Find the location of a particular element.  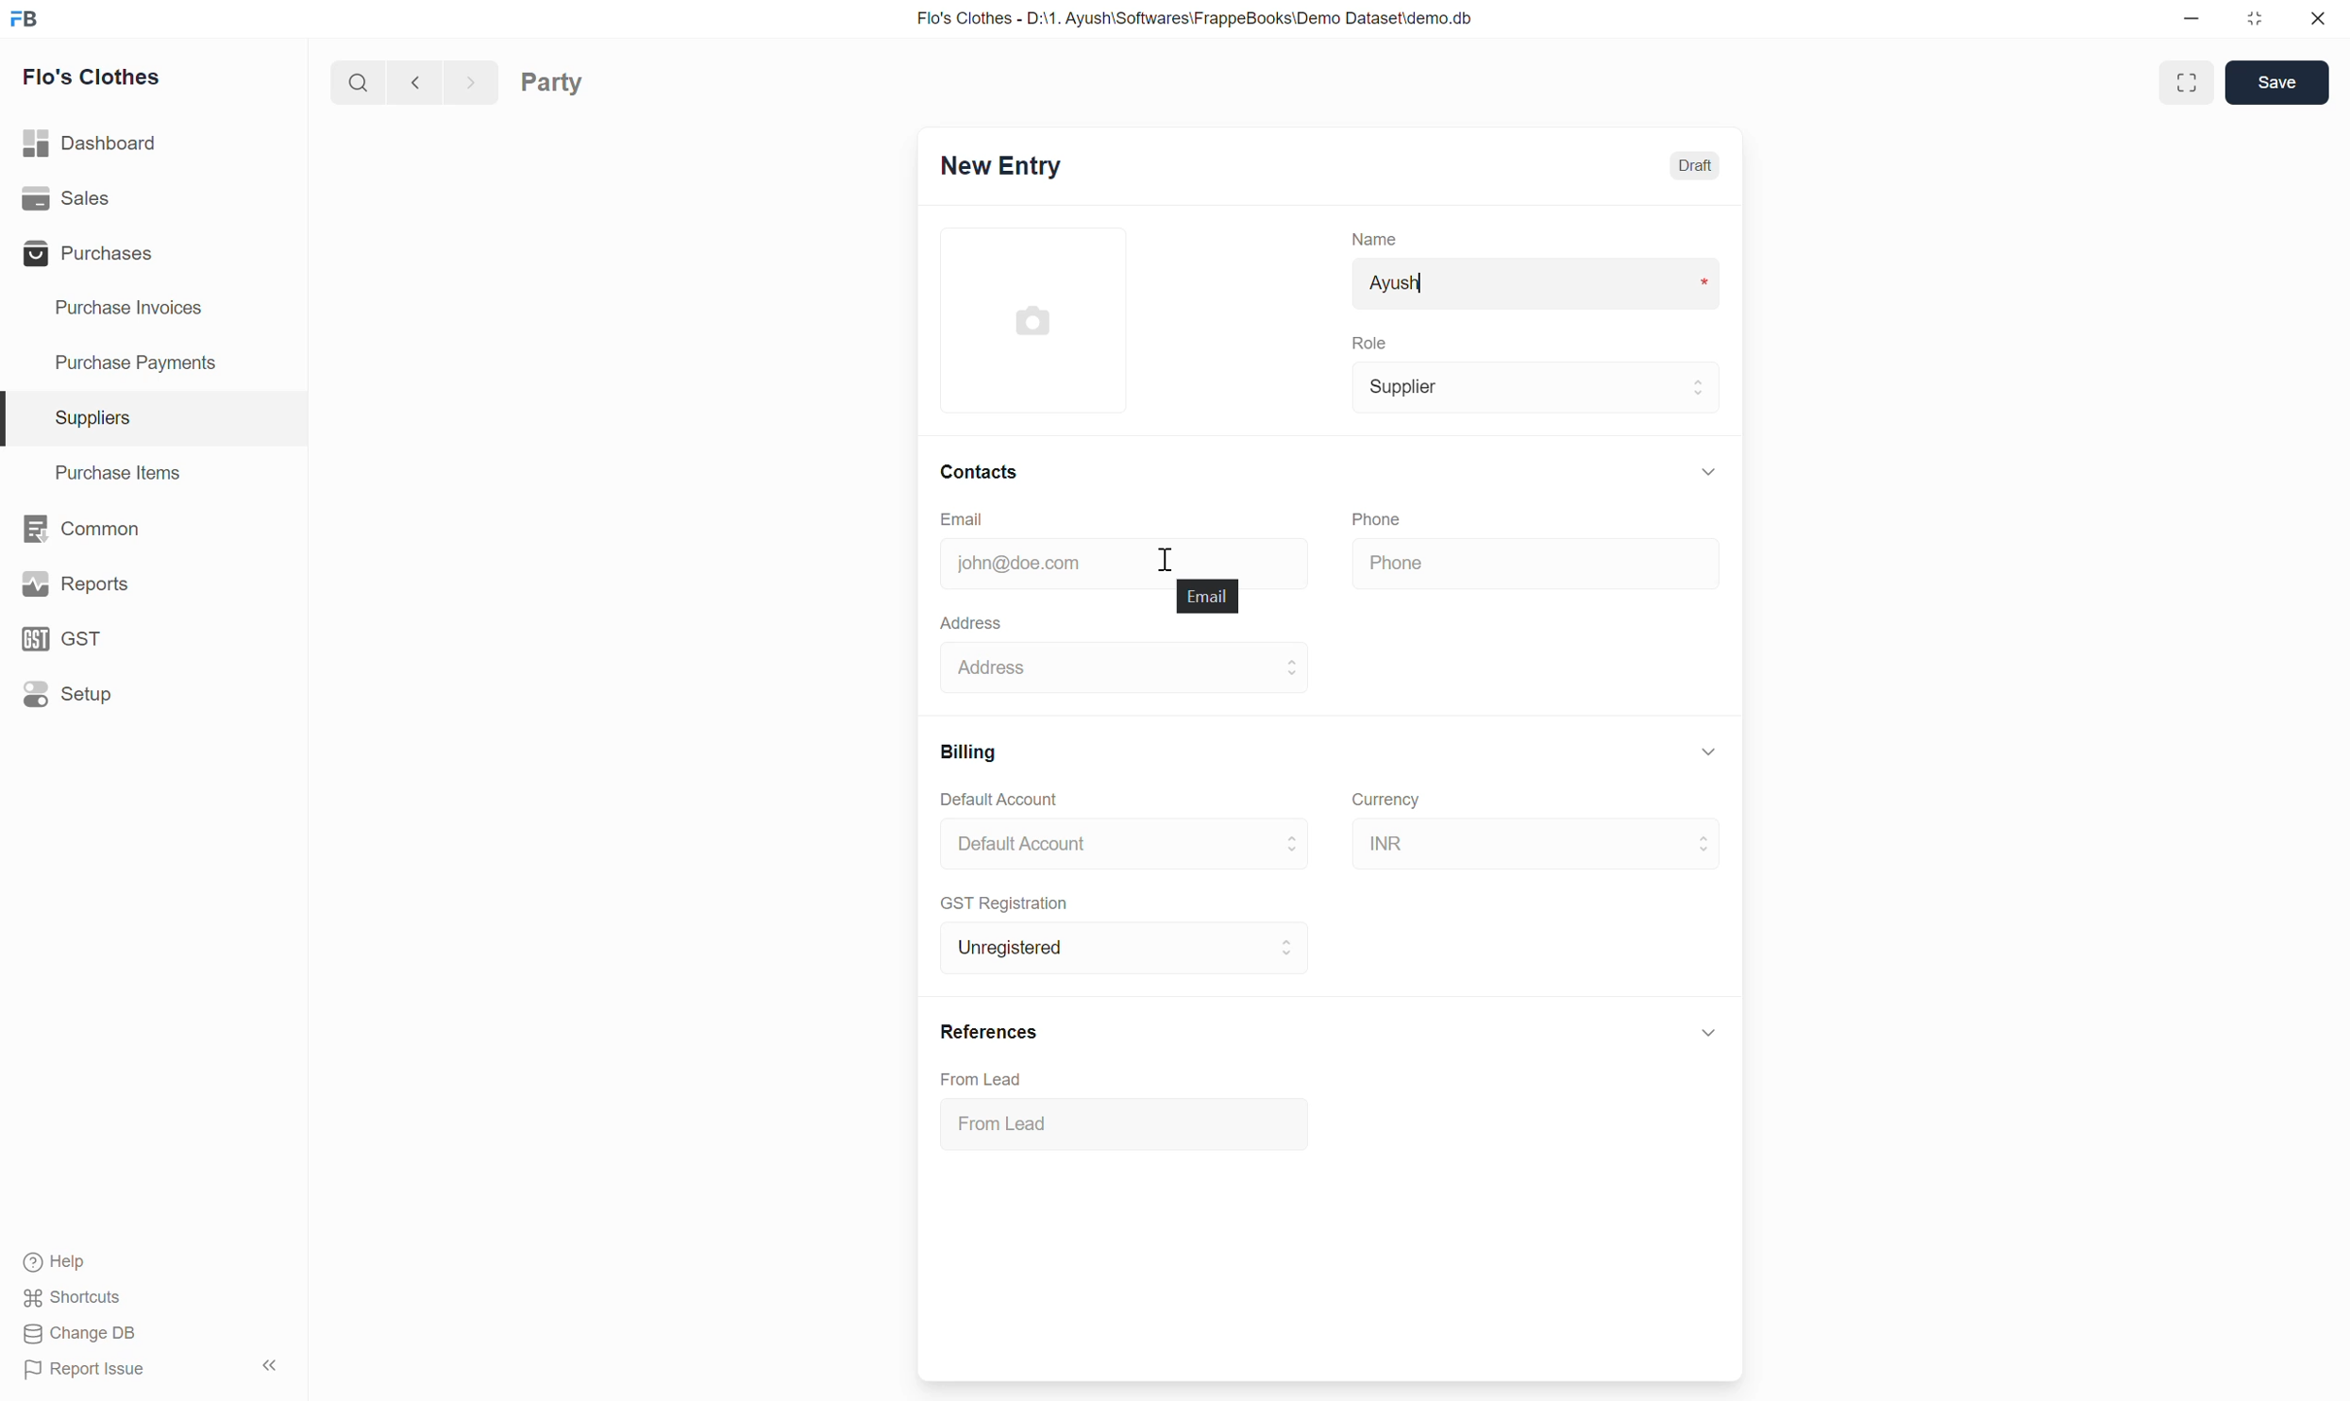

Setup is located at coordinates (152, 694).